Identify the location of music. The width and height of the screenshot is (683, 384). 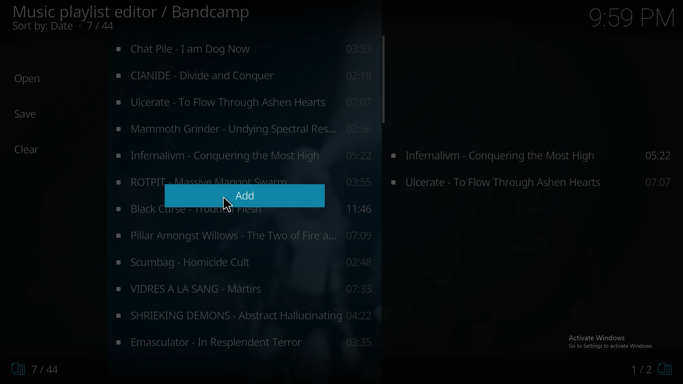
(242, 156).